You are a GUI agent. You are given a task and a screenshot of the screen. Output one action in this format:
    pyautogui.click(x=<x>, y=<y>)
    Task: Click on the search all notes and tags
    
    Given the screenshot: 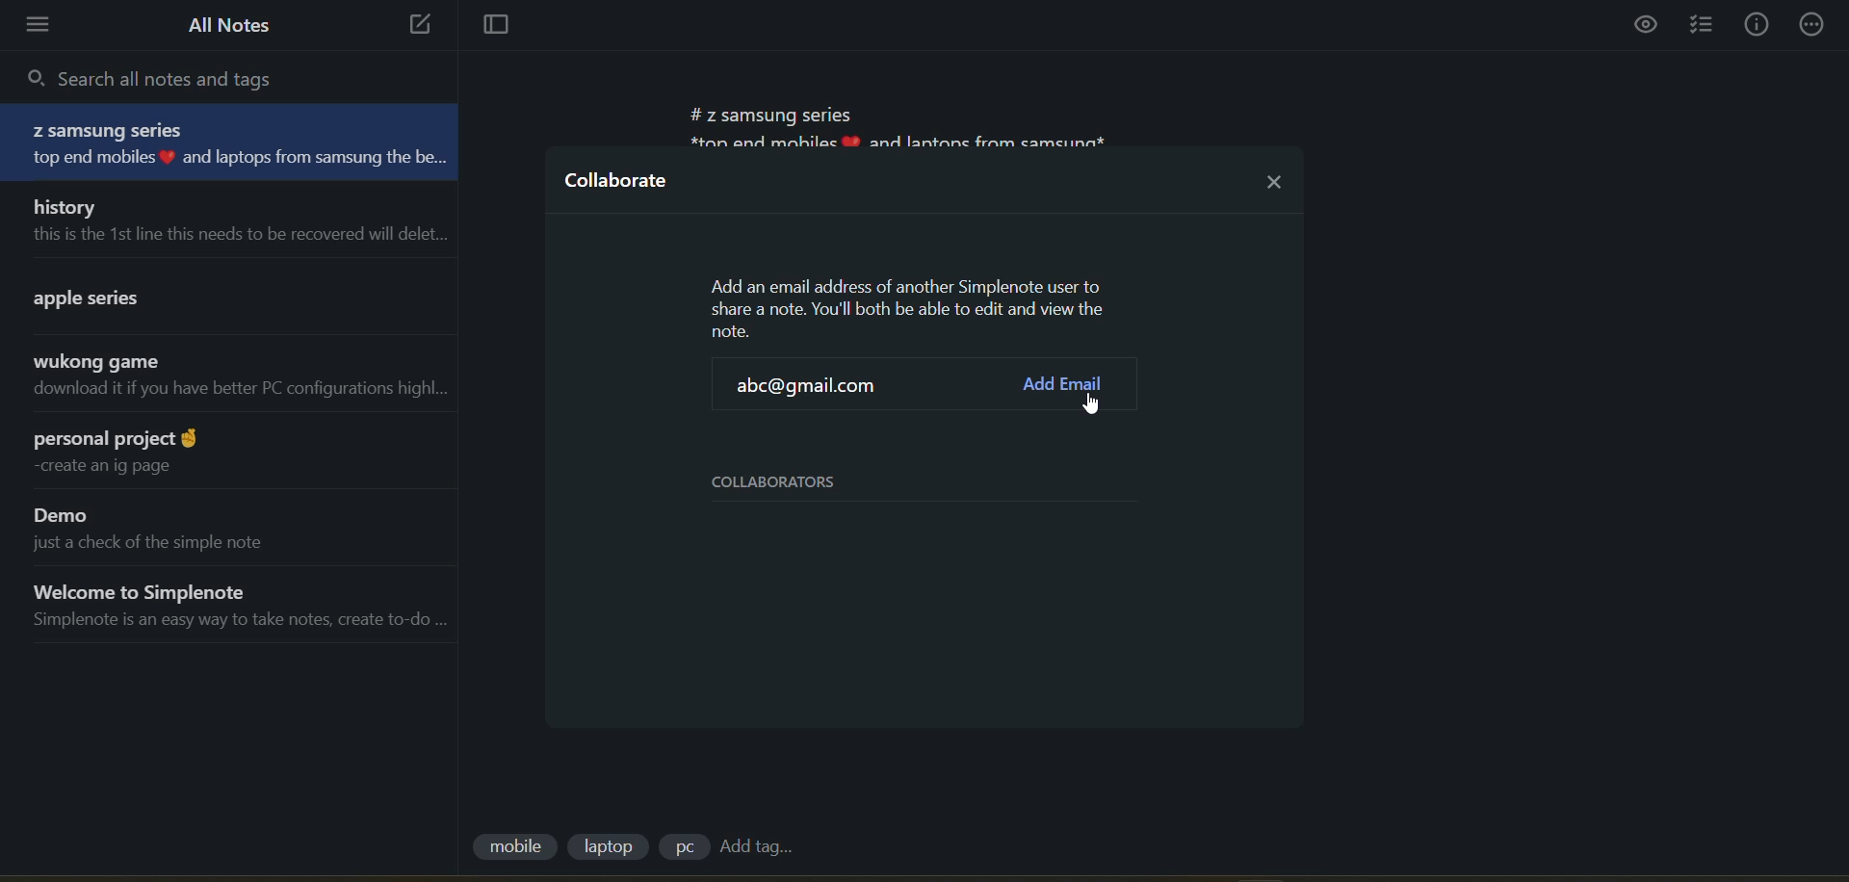 What is the action you would take?
    pyautogui.click(x=164, y=77)
    